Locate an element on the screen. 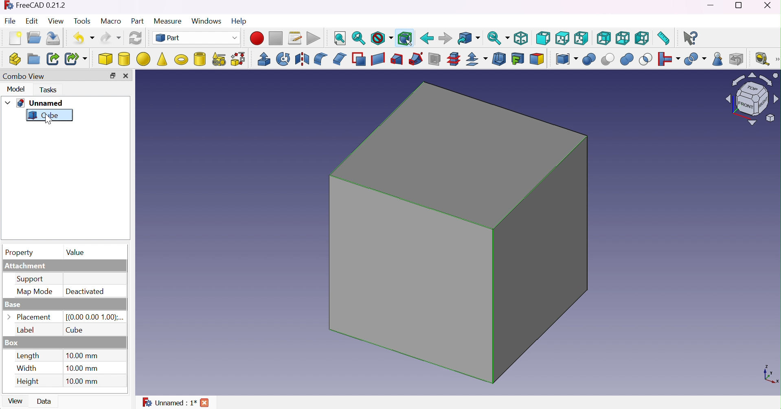 Image resolution: width=781 pixels, height=409 pixels. Fit selection is located at coordinates (359, 38).